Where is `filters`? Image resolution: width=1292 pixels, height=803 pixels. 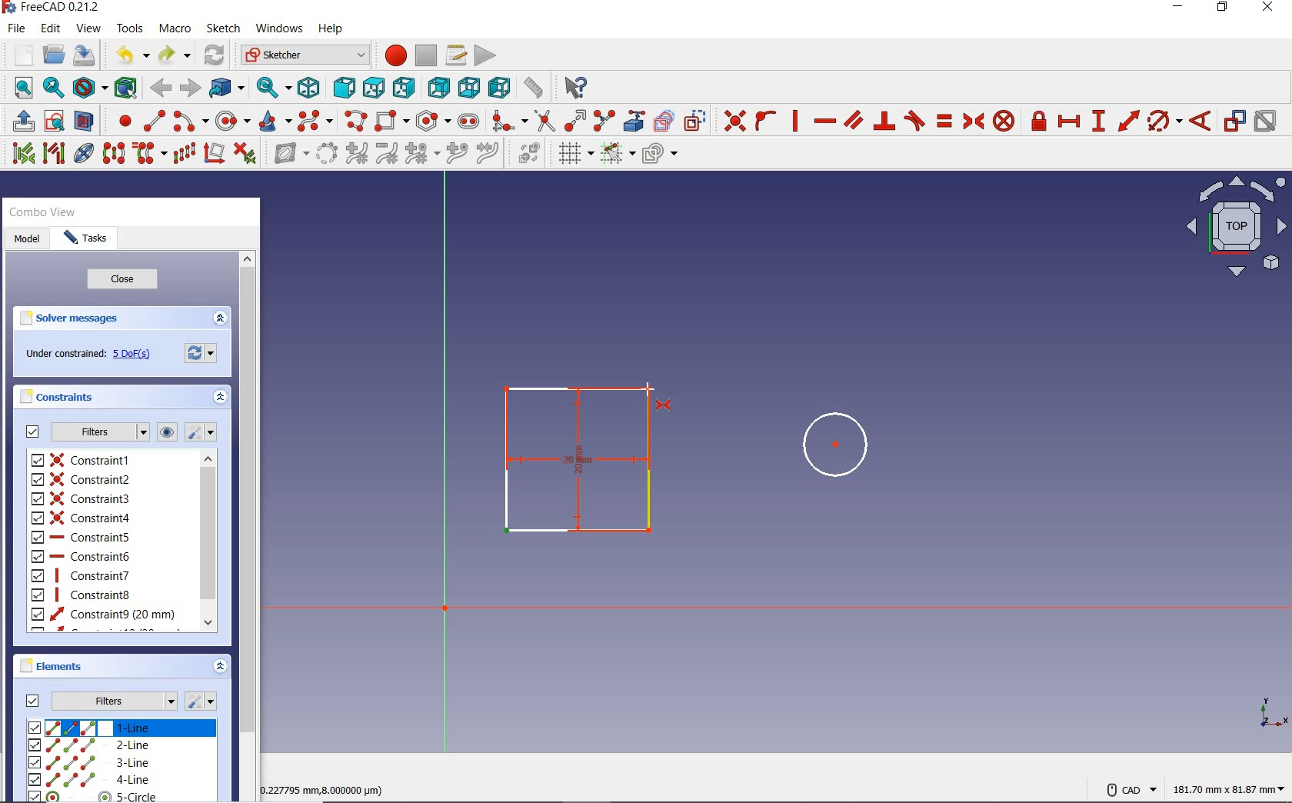 filters is located at coordinates (103, 432).